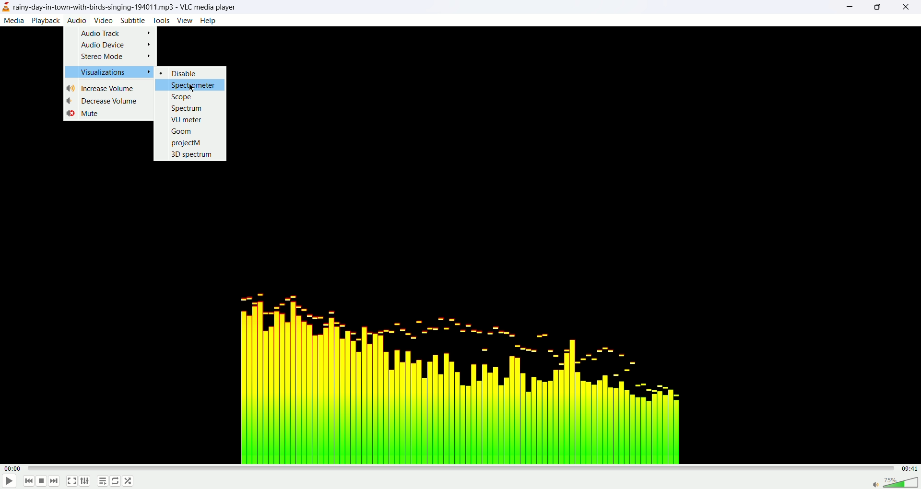 The width and height of the screenshot is (921, 489). I want to click on progress bar, so click(460, 467).